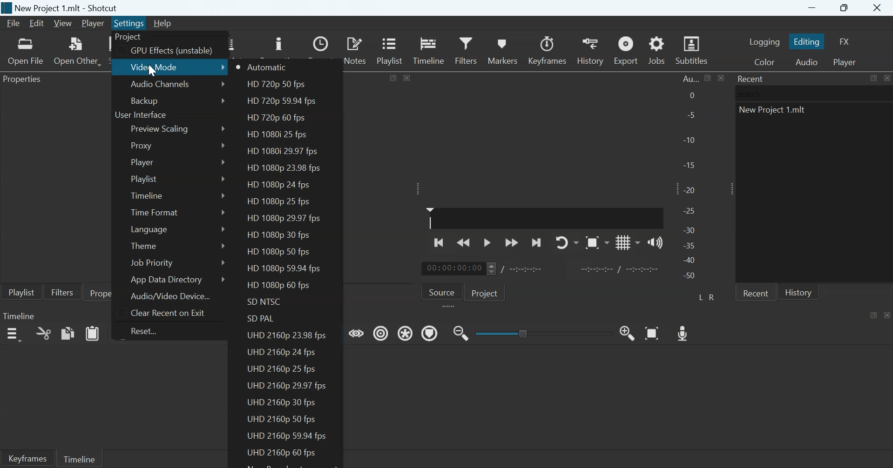 This screenshot has width=893, height=468. What do you see at coordinates (721, 78) in the screenshot?
I see `close` at bounding box center [721, 78].